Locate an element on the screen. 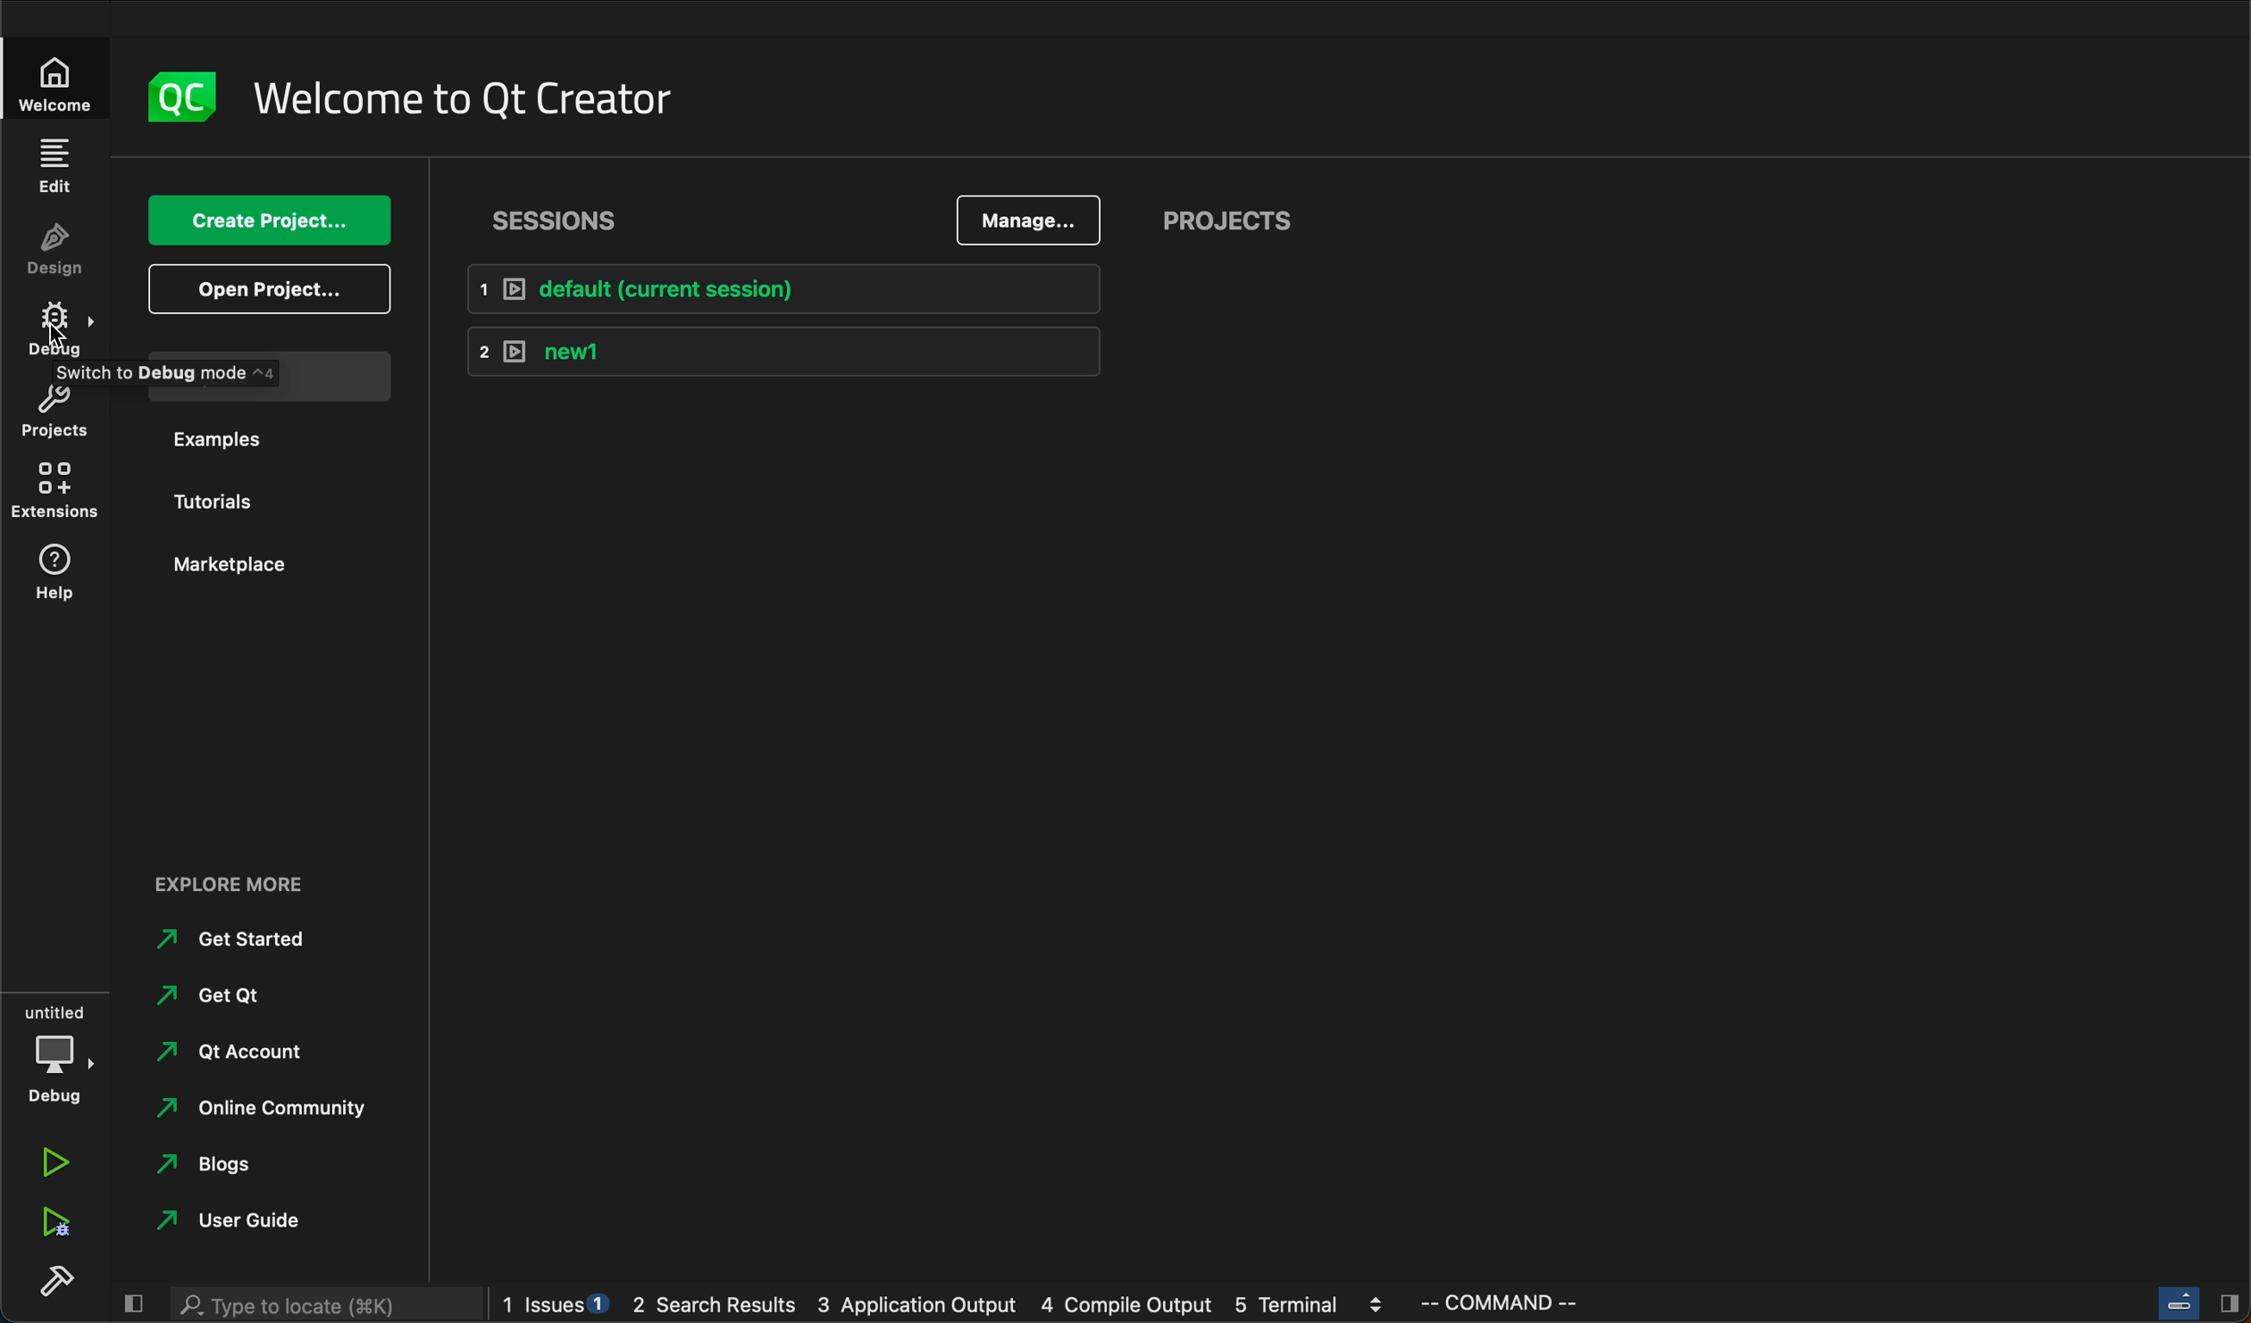 This screenshot has width=2251, height=1323. projects is located at coordinates (61, 416).